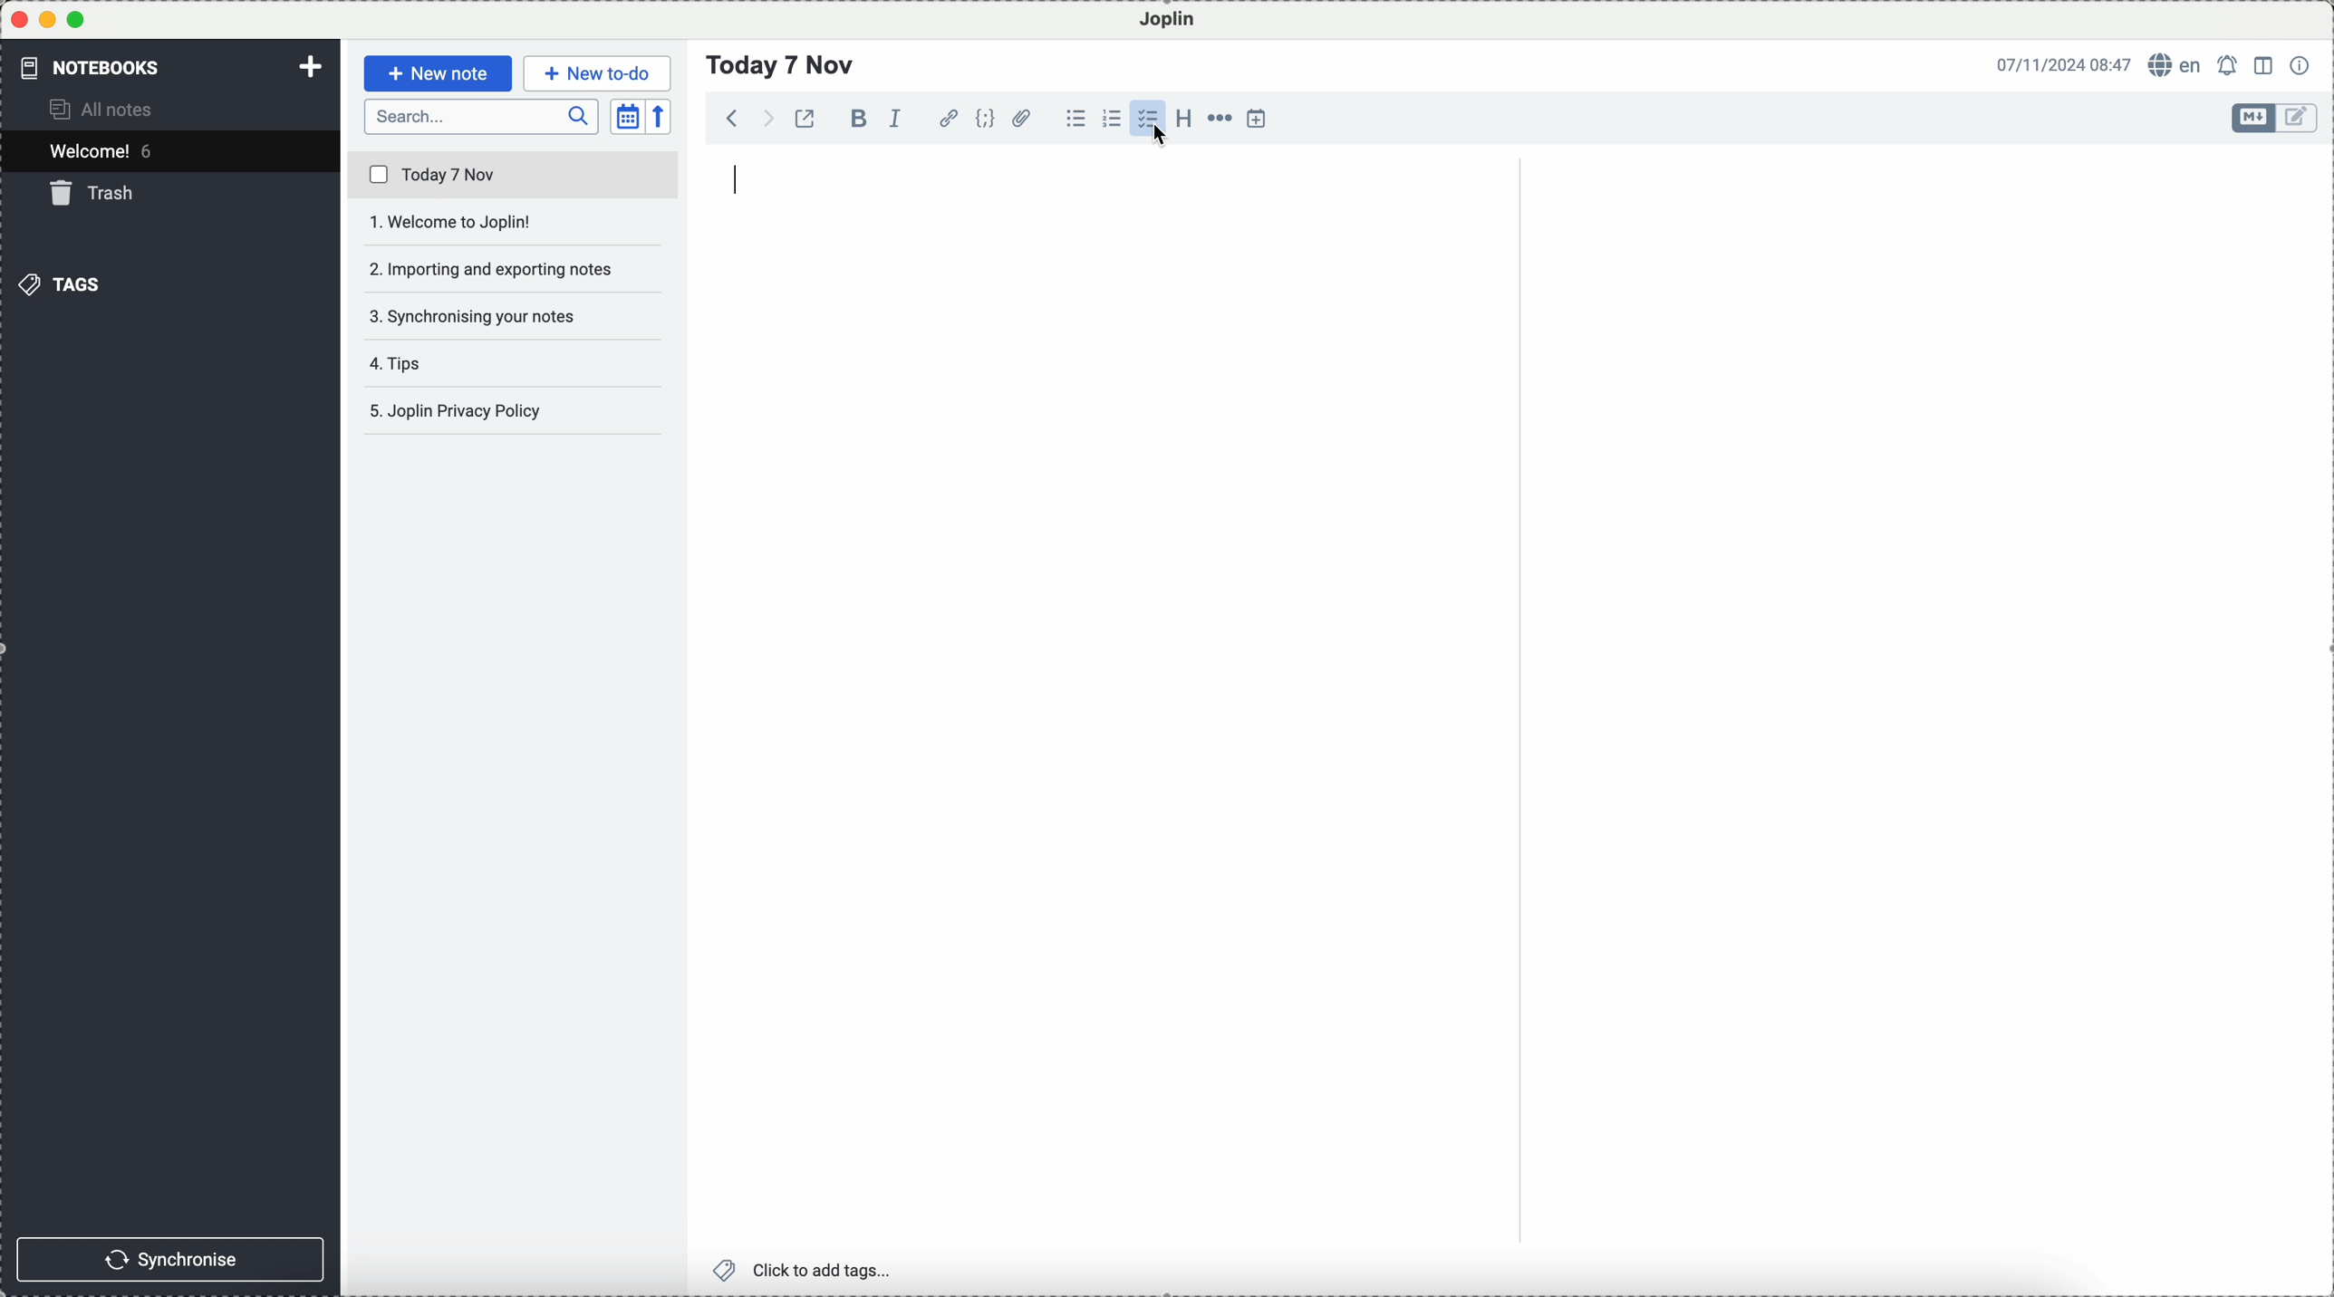  I want to click on note properties, so click(2301, 65).